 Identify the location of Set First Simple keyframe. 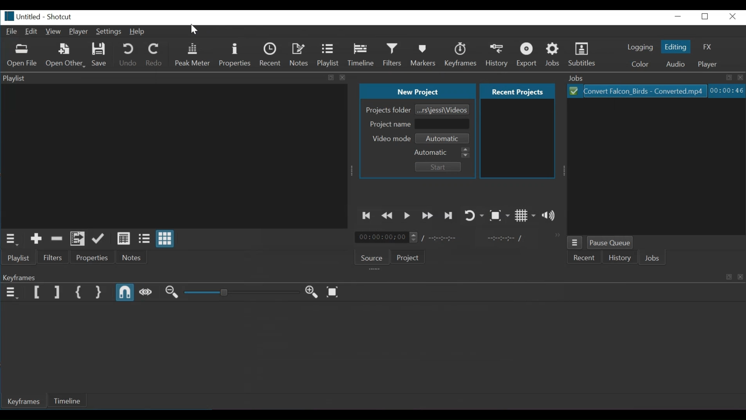
(80, 293).